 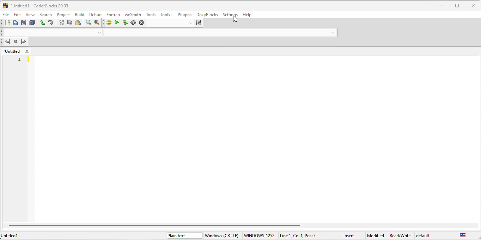 What do you see at coordinates (26, 51) in the screenshot?
I see `close` at bounding box center [26, 51].